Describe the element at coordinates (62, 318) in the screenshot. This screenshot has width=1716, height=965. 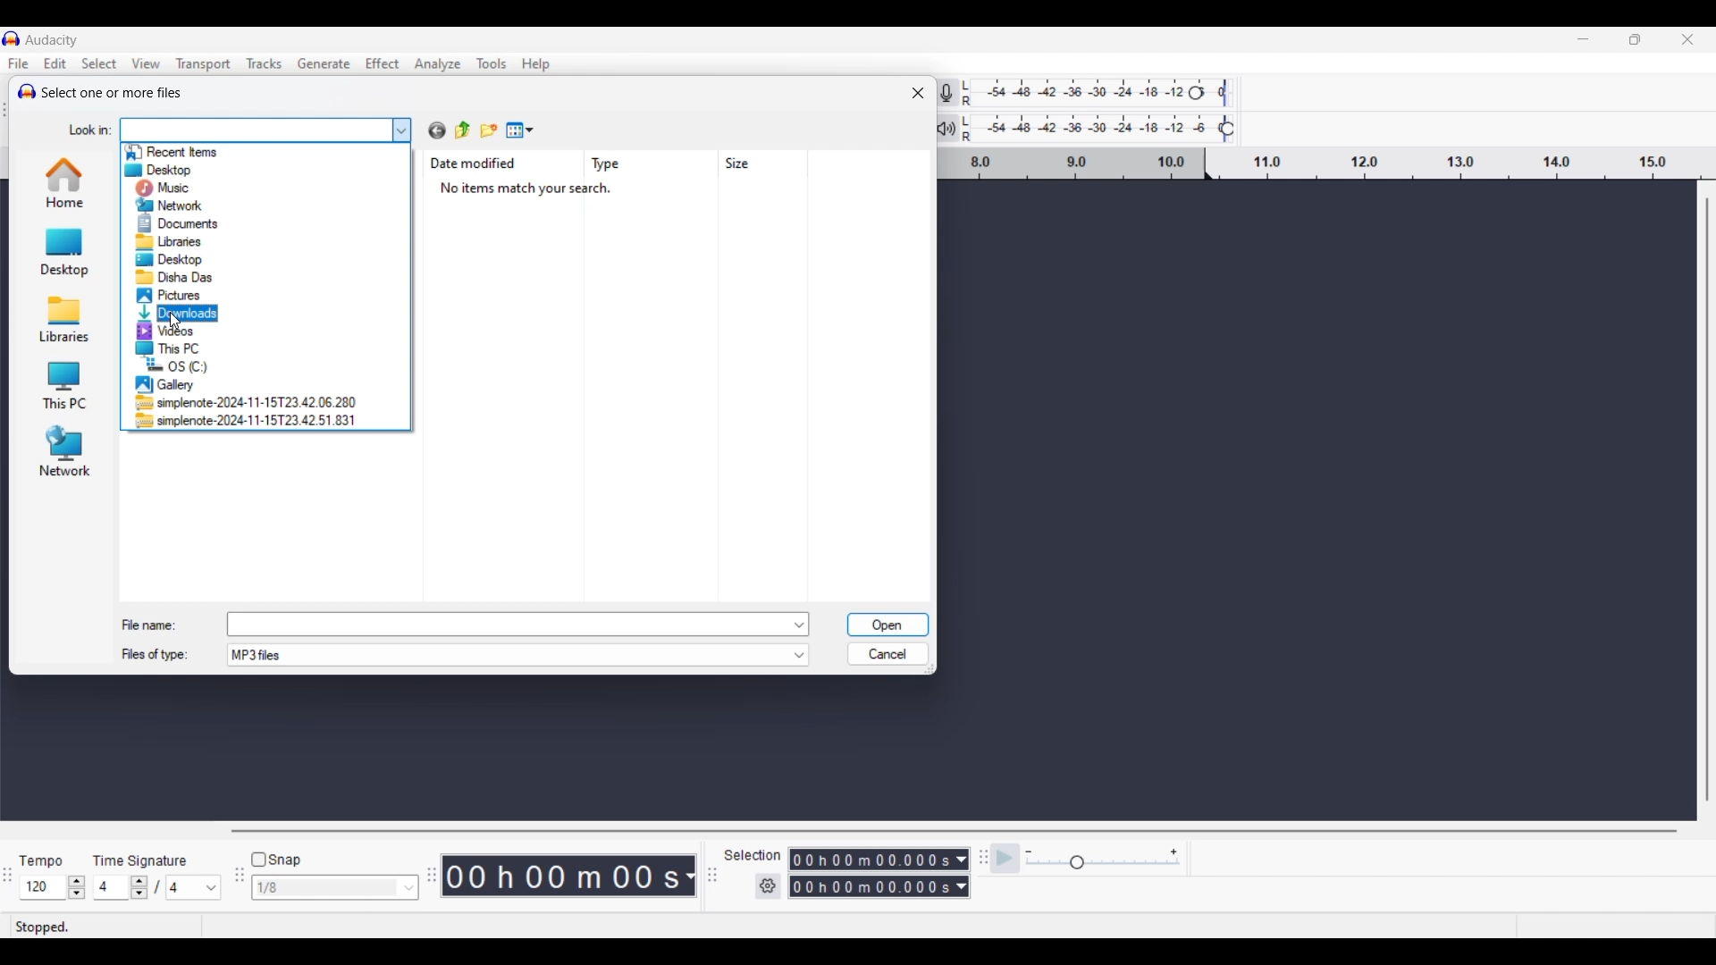
I see `Libraries folder` at that location.